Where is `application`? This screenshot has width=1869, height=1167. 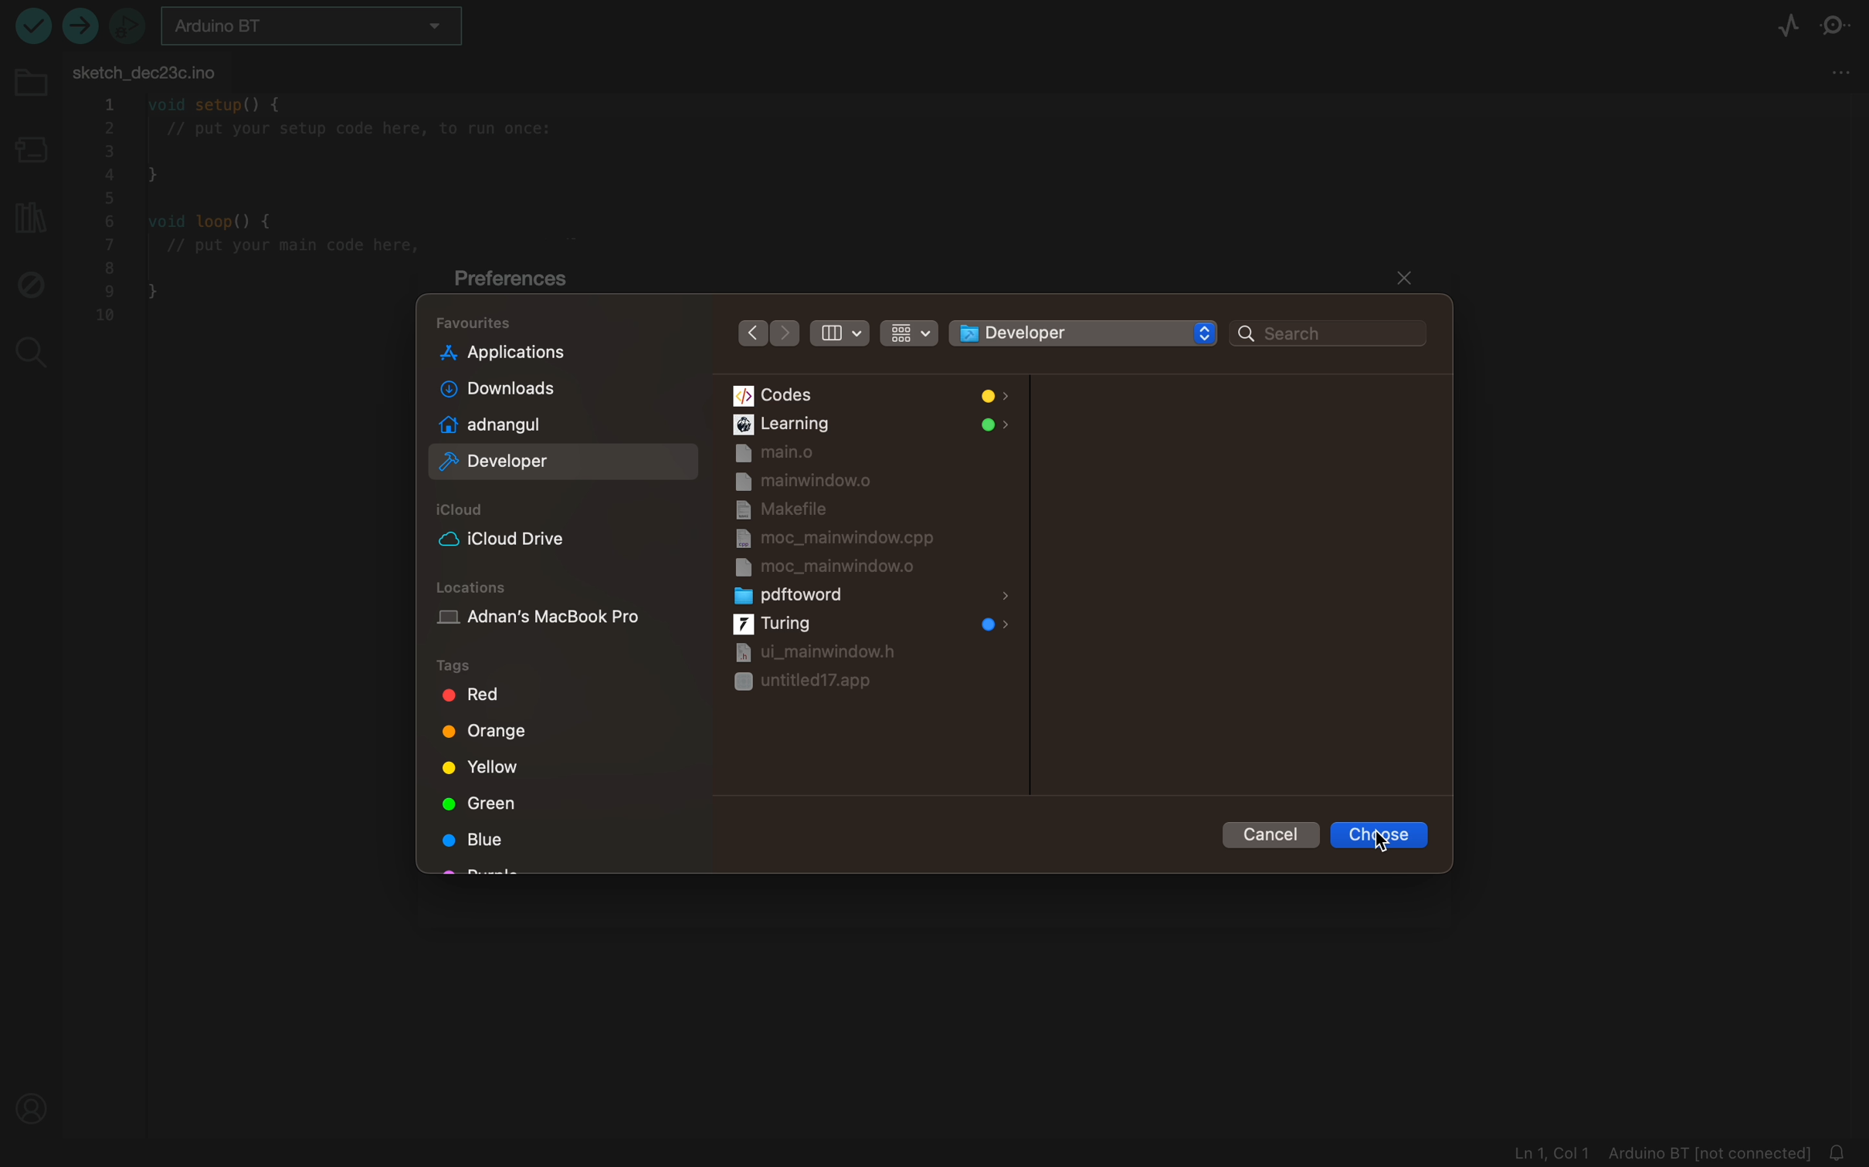
application is located at coordinates (505, 355).